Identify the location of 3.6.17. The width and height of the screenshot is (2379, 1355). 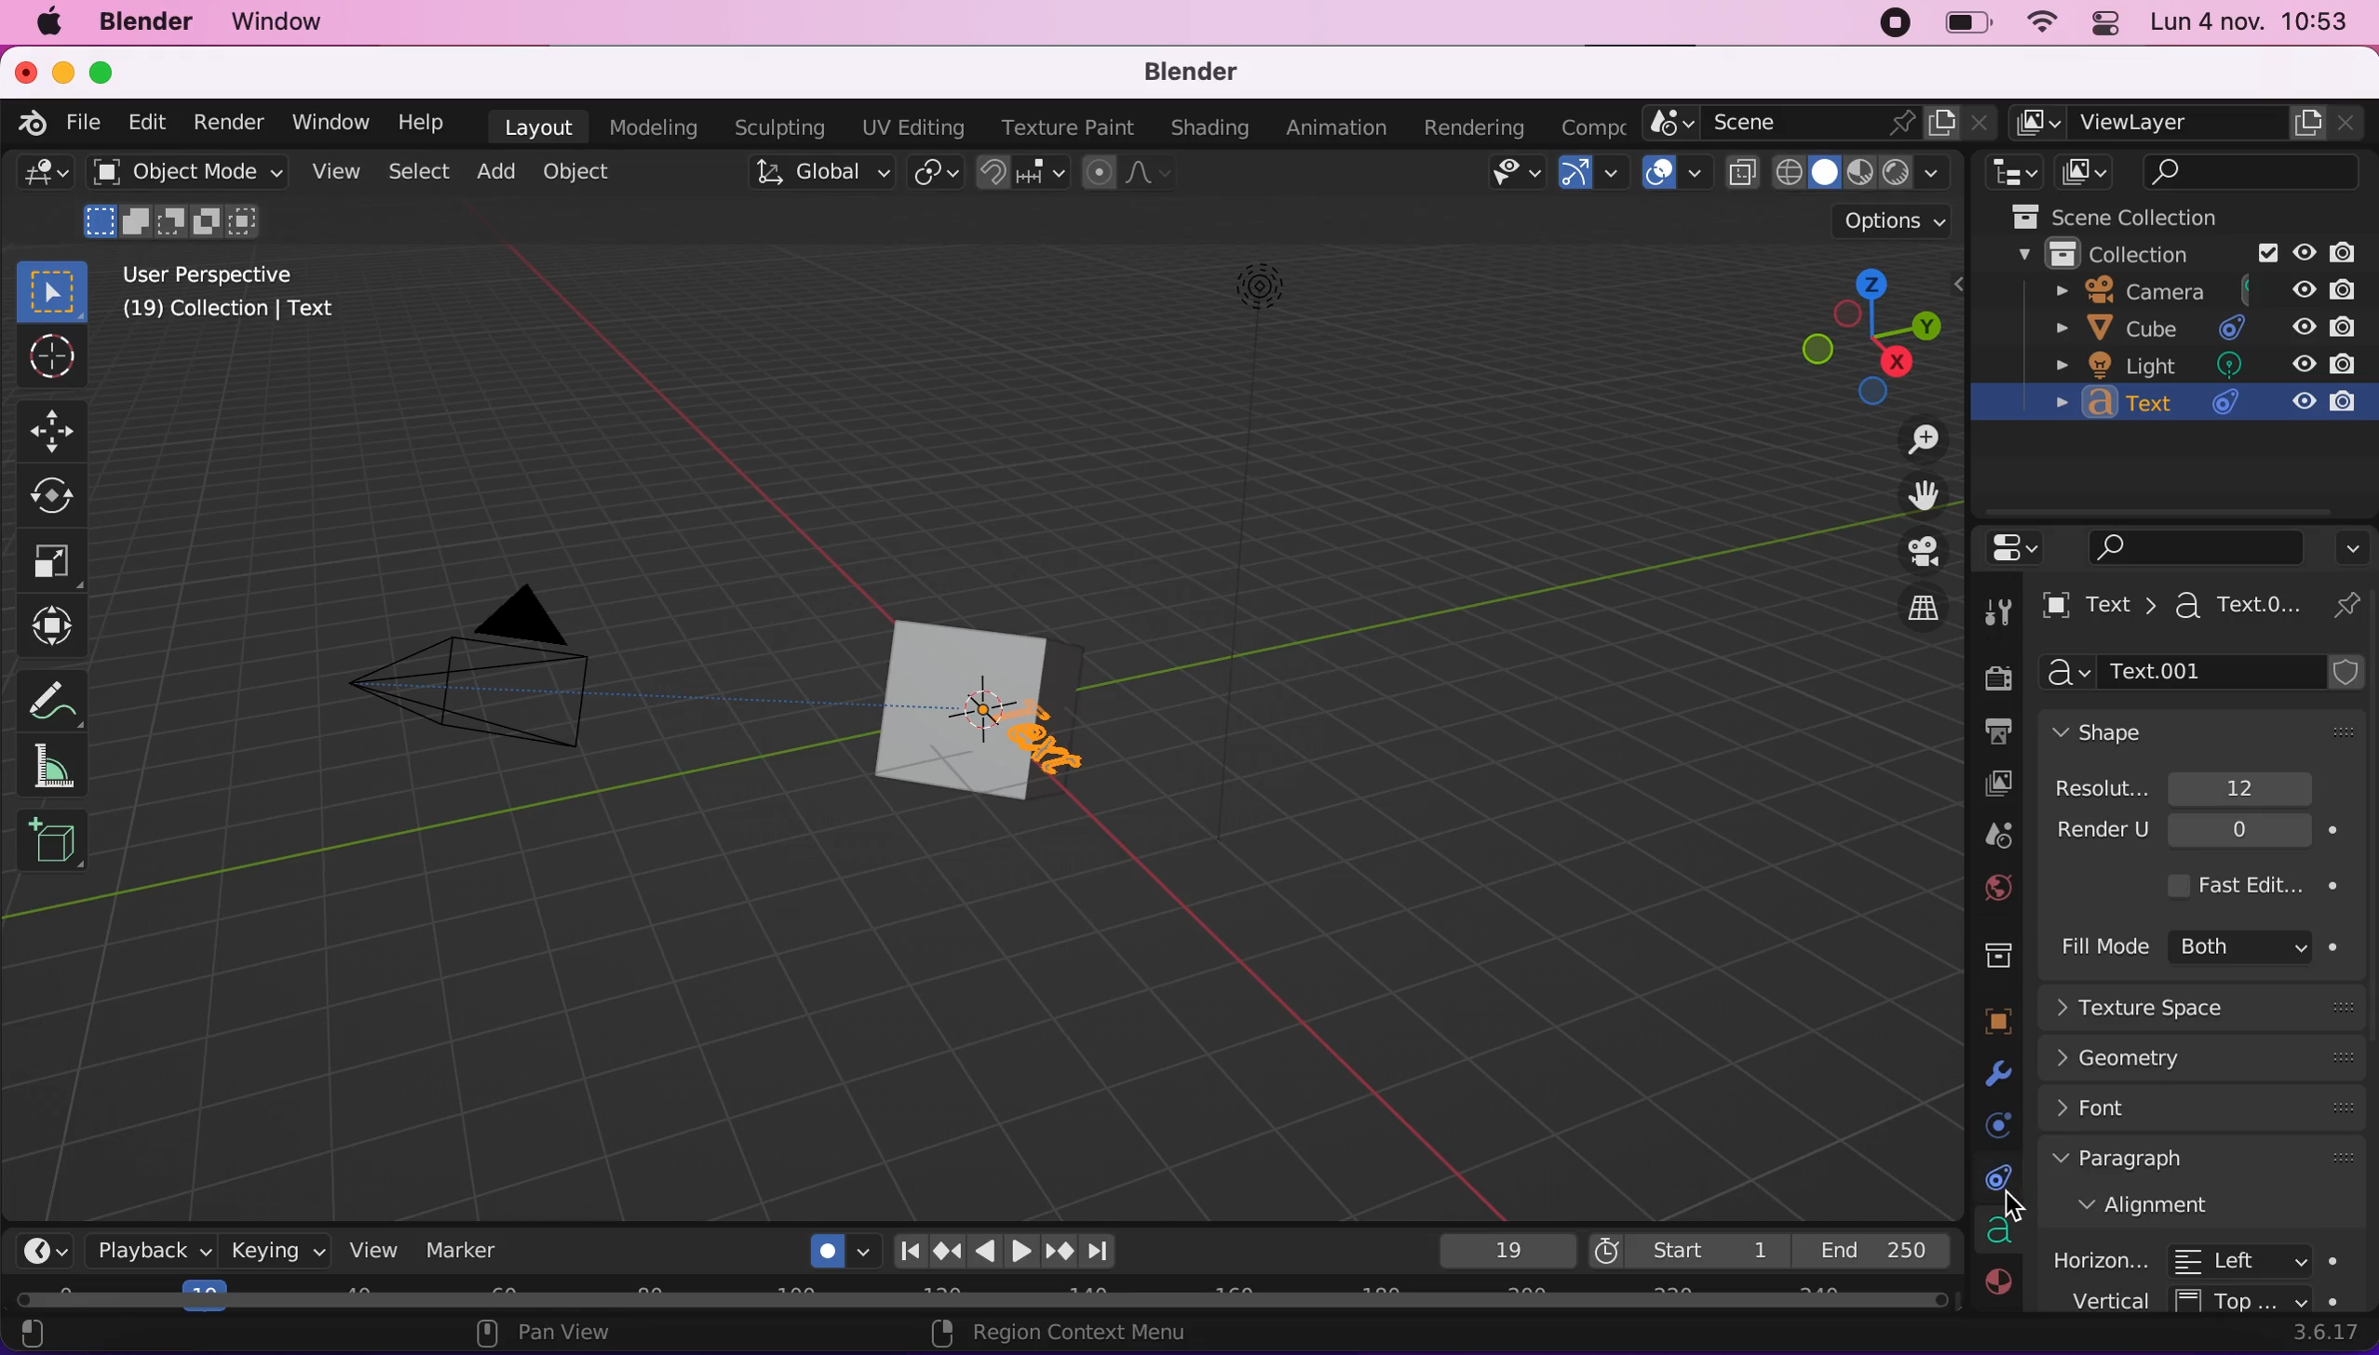
(2322, 1332).